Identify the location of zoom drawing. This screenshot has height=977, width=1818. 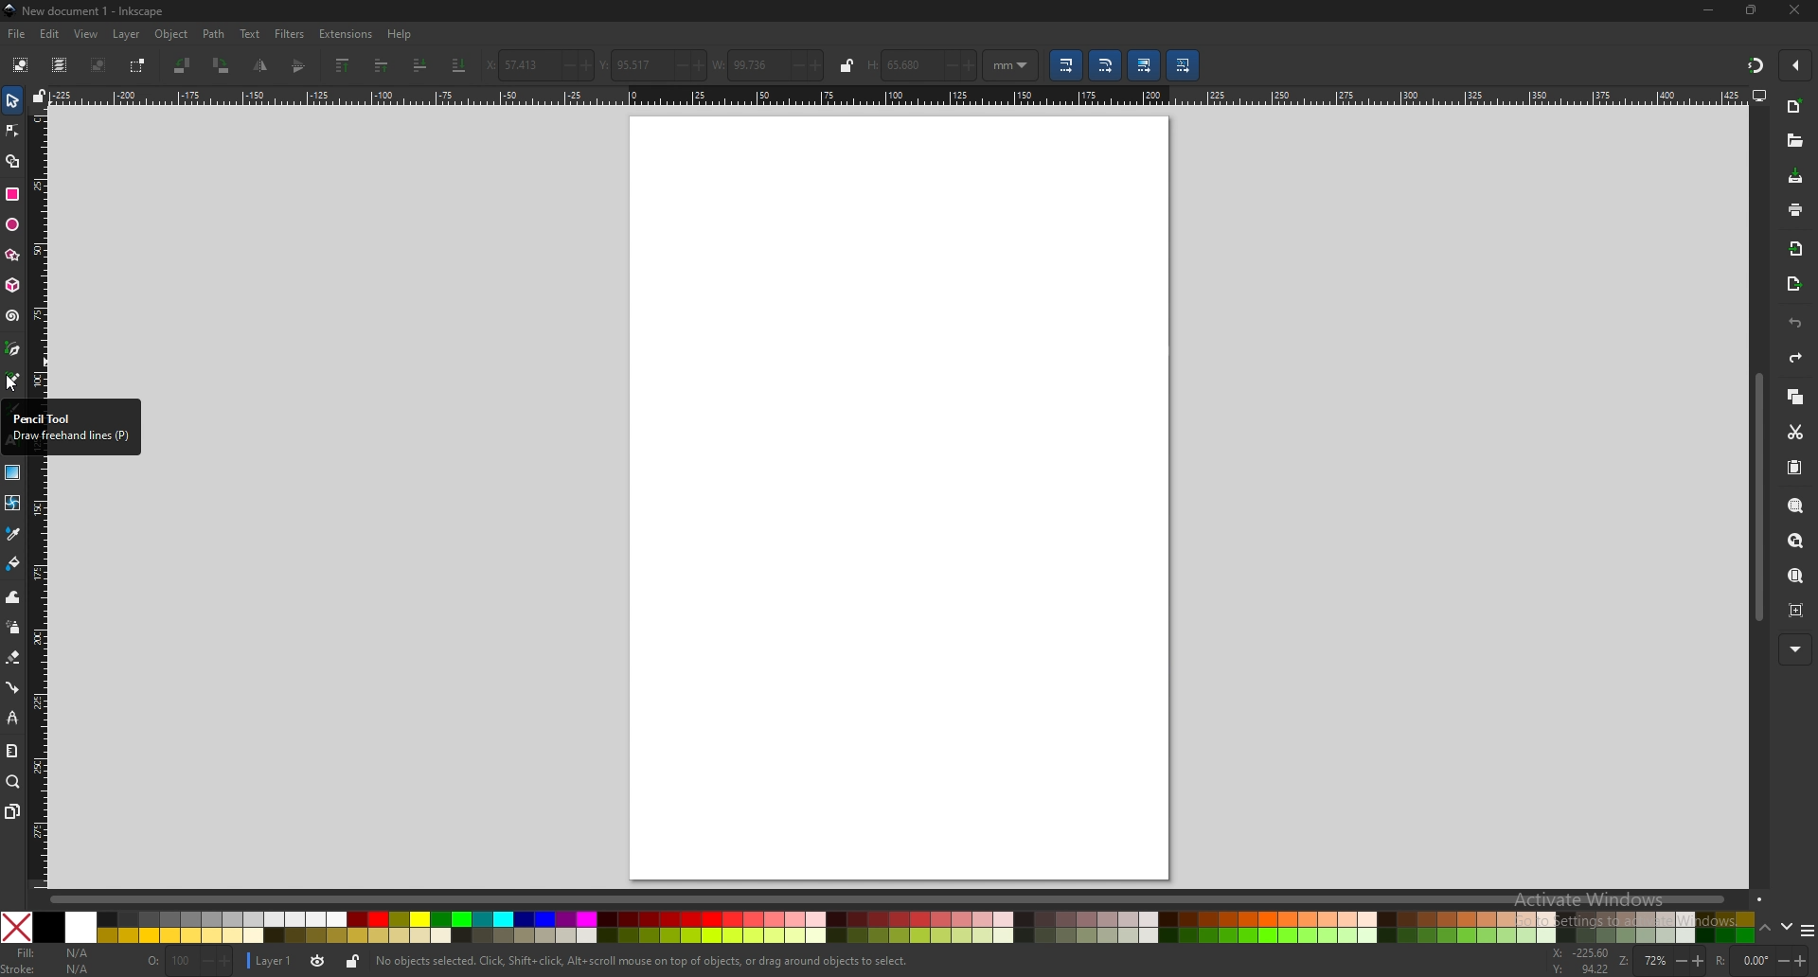
(1796, 542).